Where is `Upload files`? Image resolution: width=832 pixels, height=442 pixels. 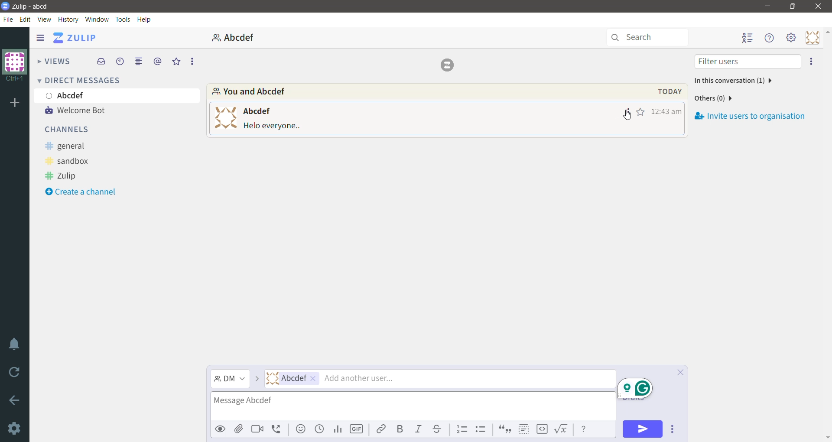 Upload files is located at coordinates (239, 429).